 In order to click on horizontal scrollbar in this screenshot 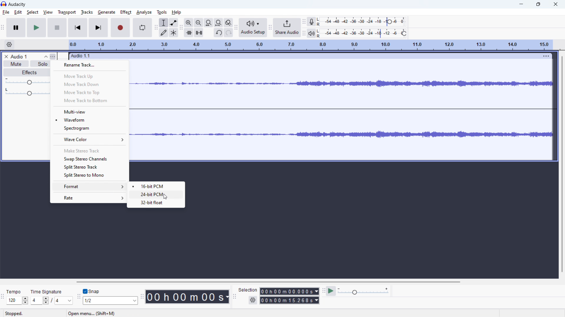, I will do `click(270, 282)`.